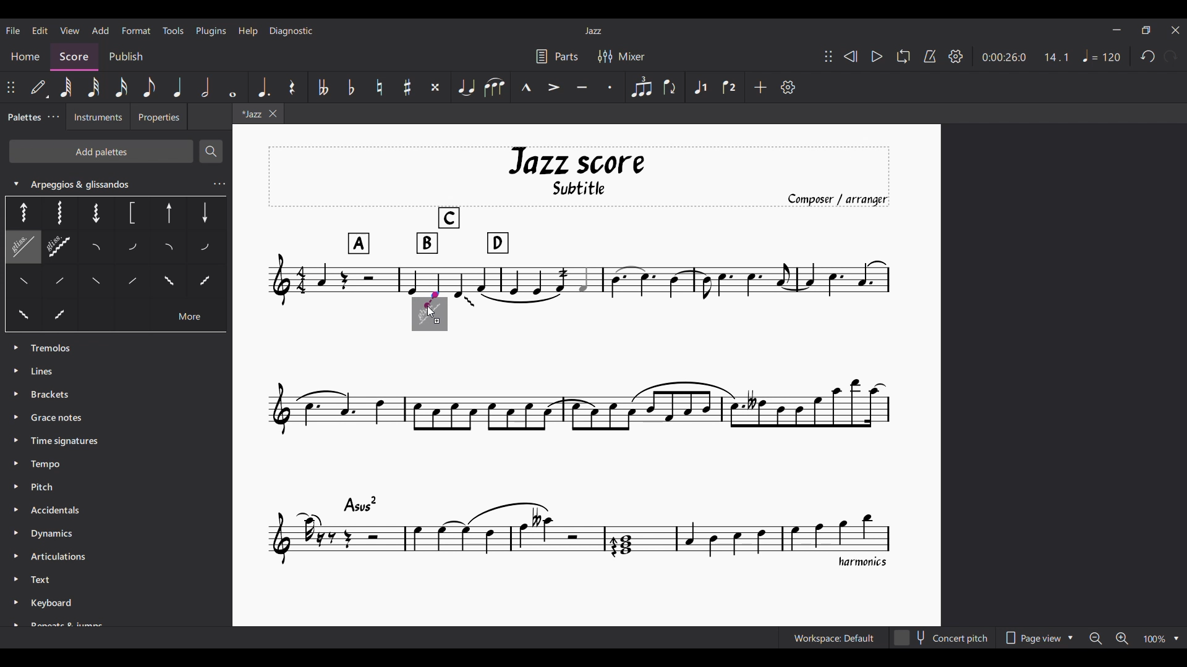 This screenshot has width=1187, height=667. I want to click on Palate 14, so click(129, 284).